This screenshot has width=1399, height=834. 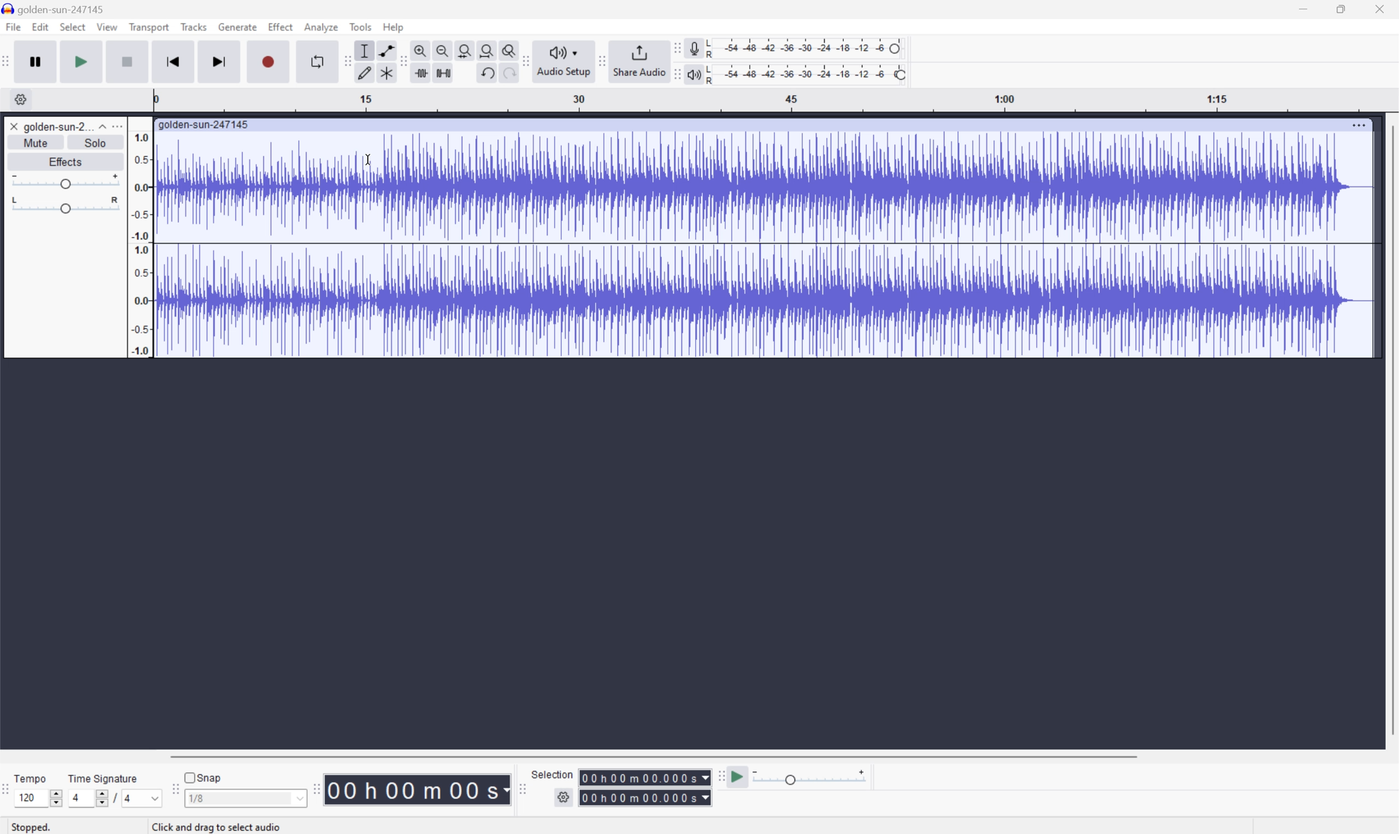 What do you see at coordinates (37, 828) in the screenshot?
I see `Stopped` at bounding box center [37, 828].